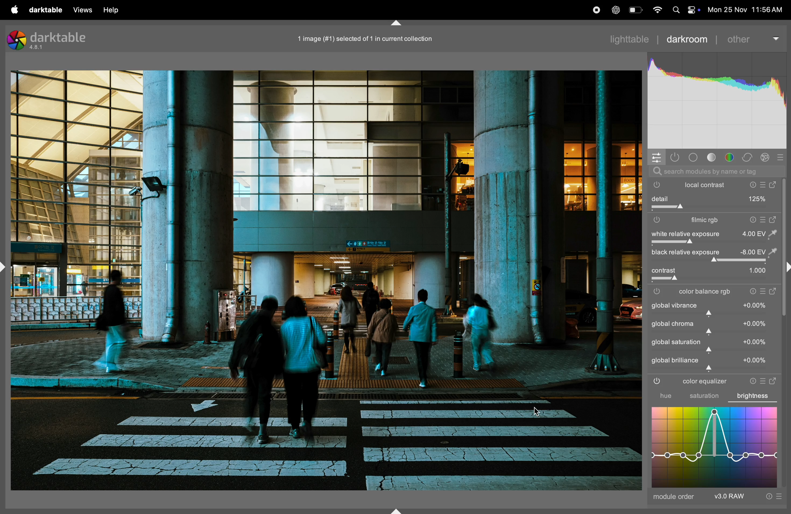 This screenshot has width=791, height=514. I want to click on reset parameters, so click(752, 292).